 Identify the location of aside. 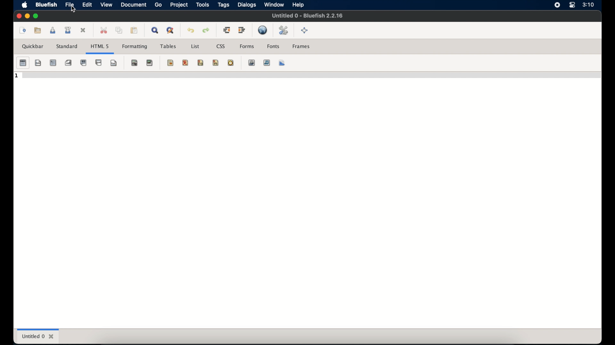
(68, 63).